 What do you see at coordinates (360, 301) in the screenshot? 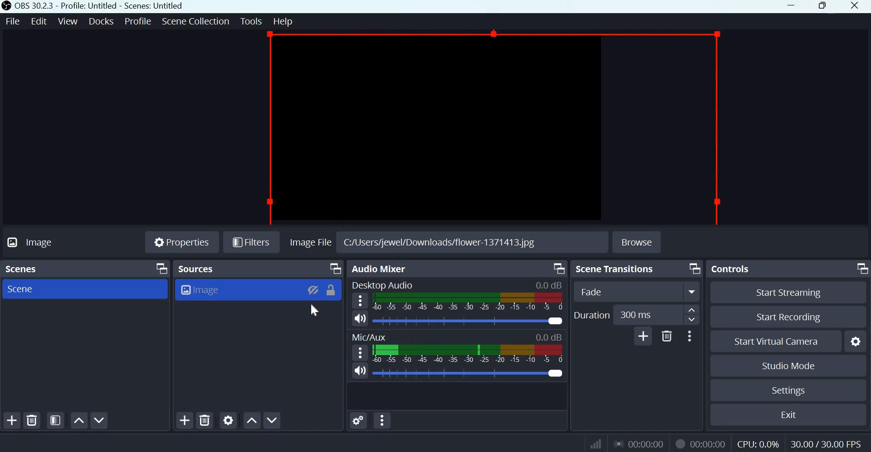
I see `hamburger menu` at bounding box center [360, 301].